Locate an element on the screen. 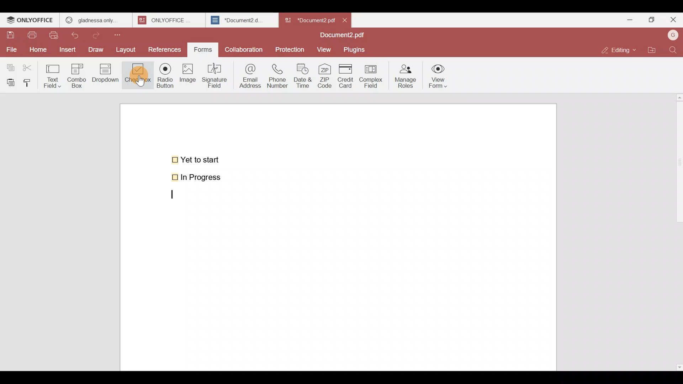  Copy style is located at coordinates (30, 81).